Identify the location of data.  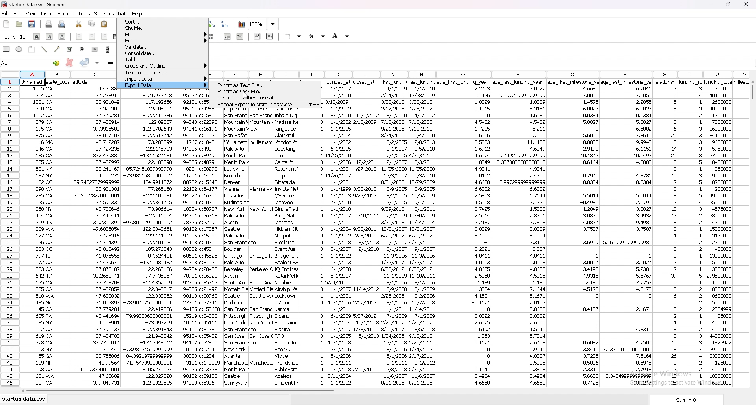
(520, 234).